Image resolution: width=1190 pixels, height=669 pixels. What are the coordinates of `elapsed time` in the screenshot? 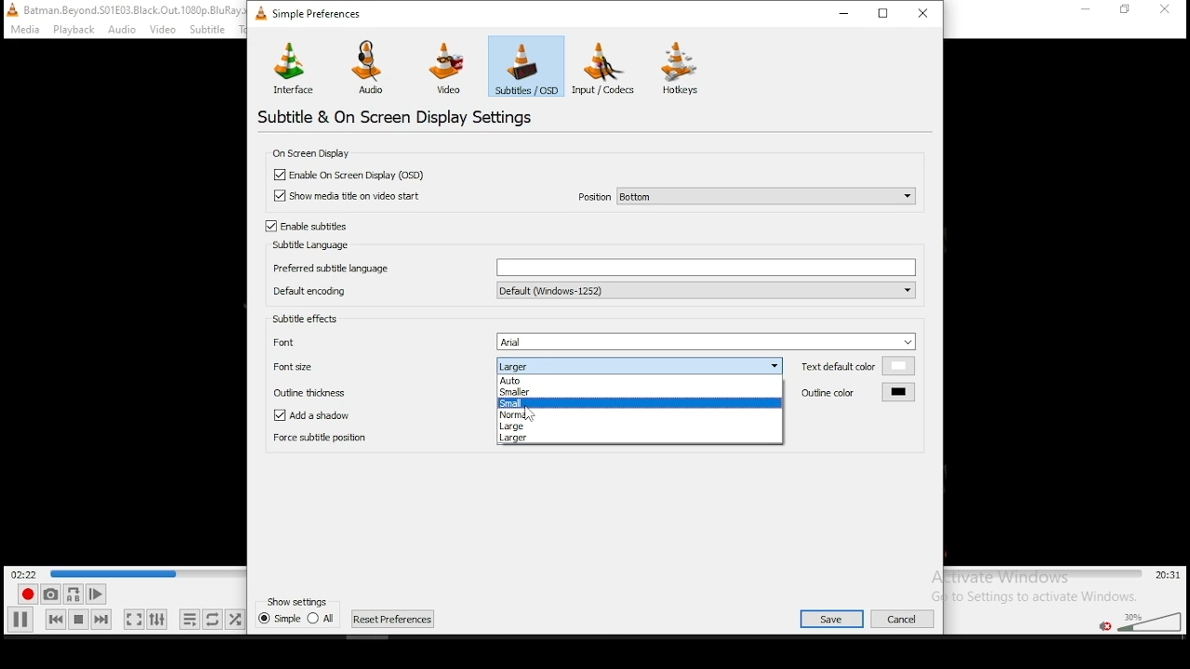 It's located at (26, 573).